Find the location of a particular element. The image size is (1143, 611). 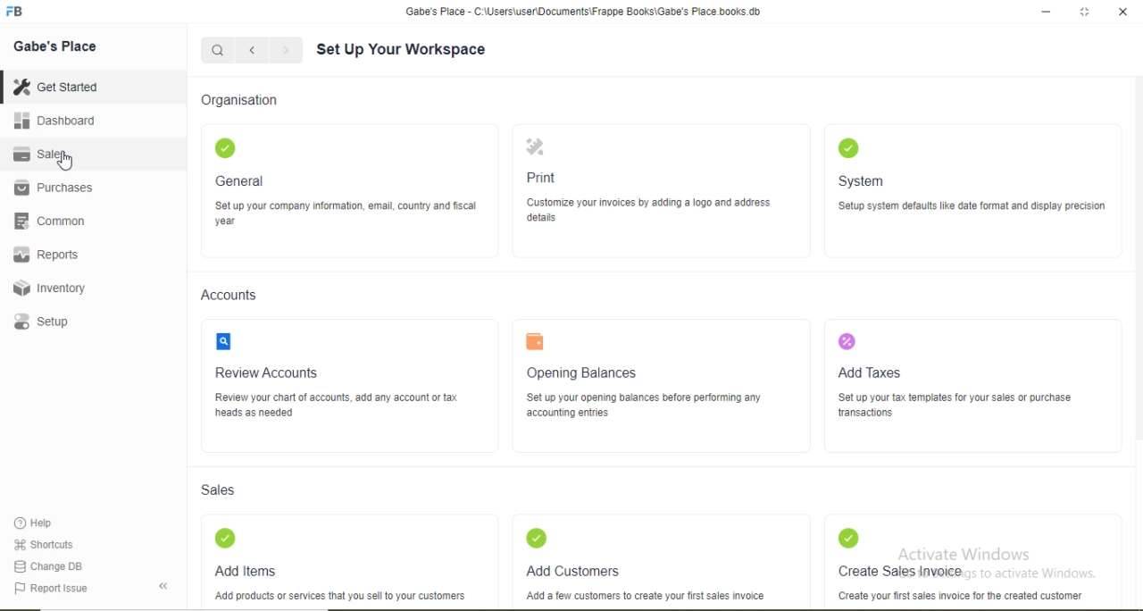

Review your chart of accounts, add any account of tax
heads as nesded is located at coordinates (340, 406).